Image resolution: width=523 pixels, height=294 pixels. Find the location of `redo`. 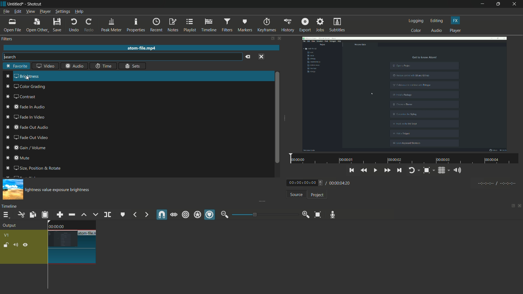

redo is located at coordinates (89, 25).